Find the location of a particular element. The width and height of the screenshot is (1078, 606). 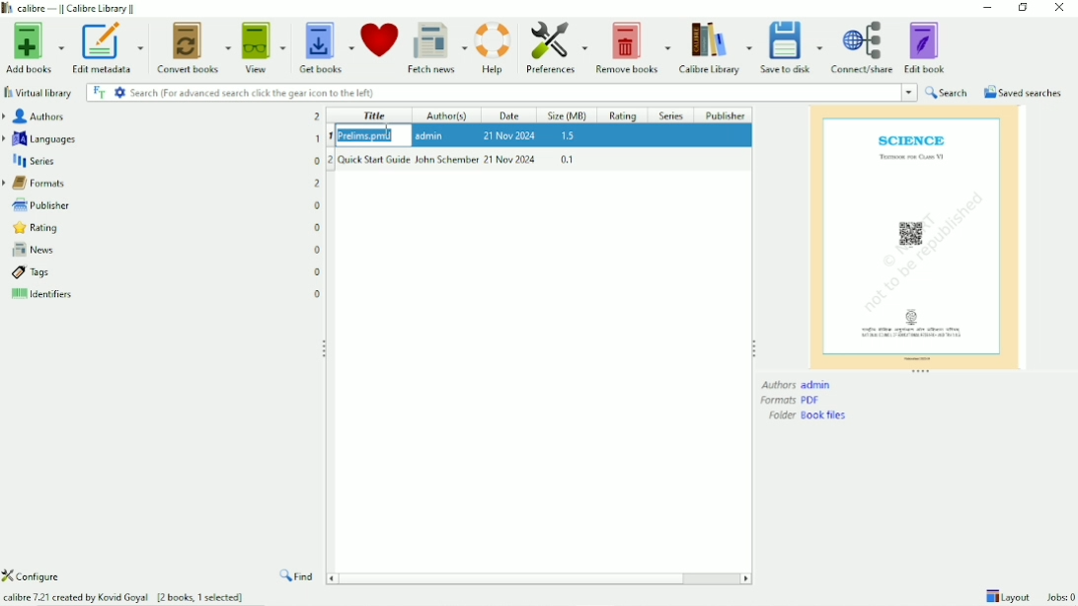

Title is located at coordinates (374, 115).